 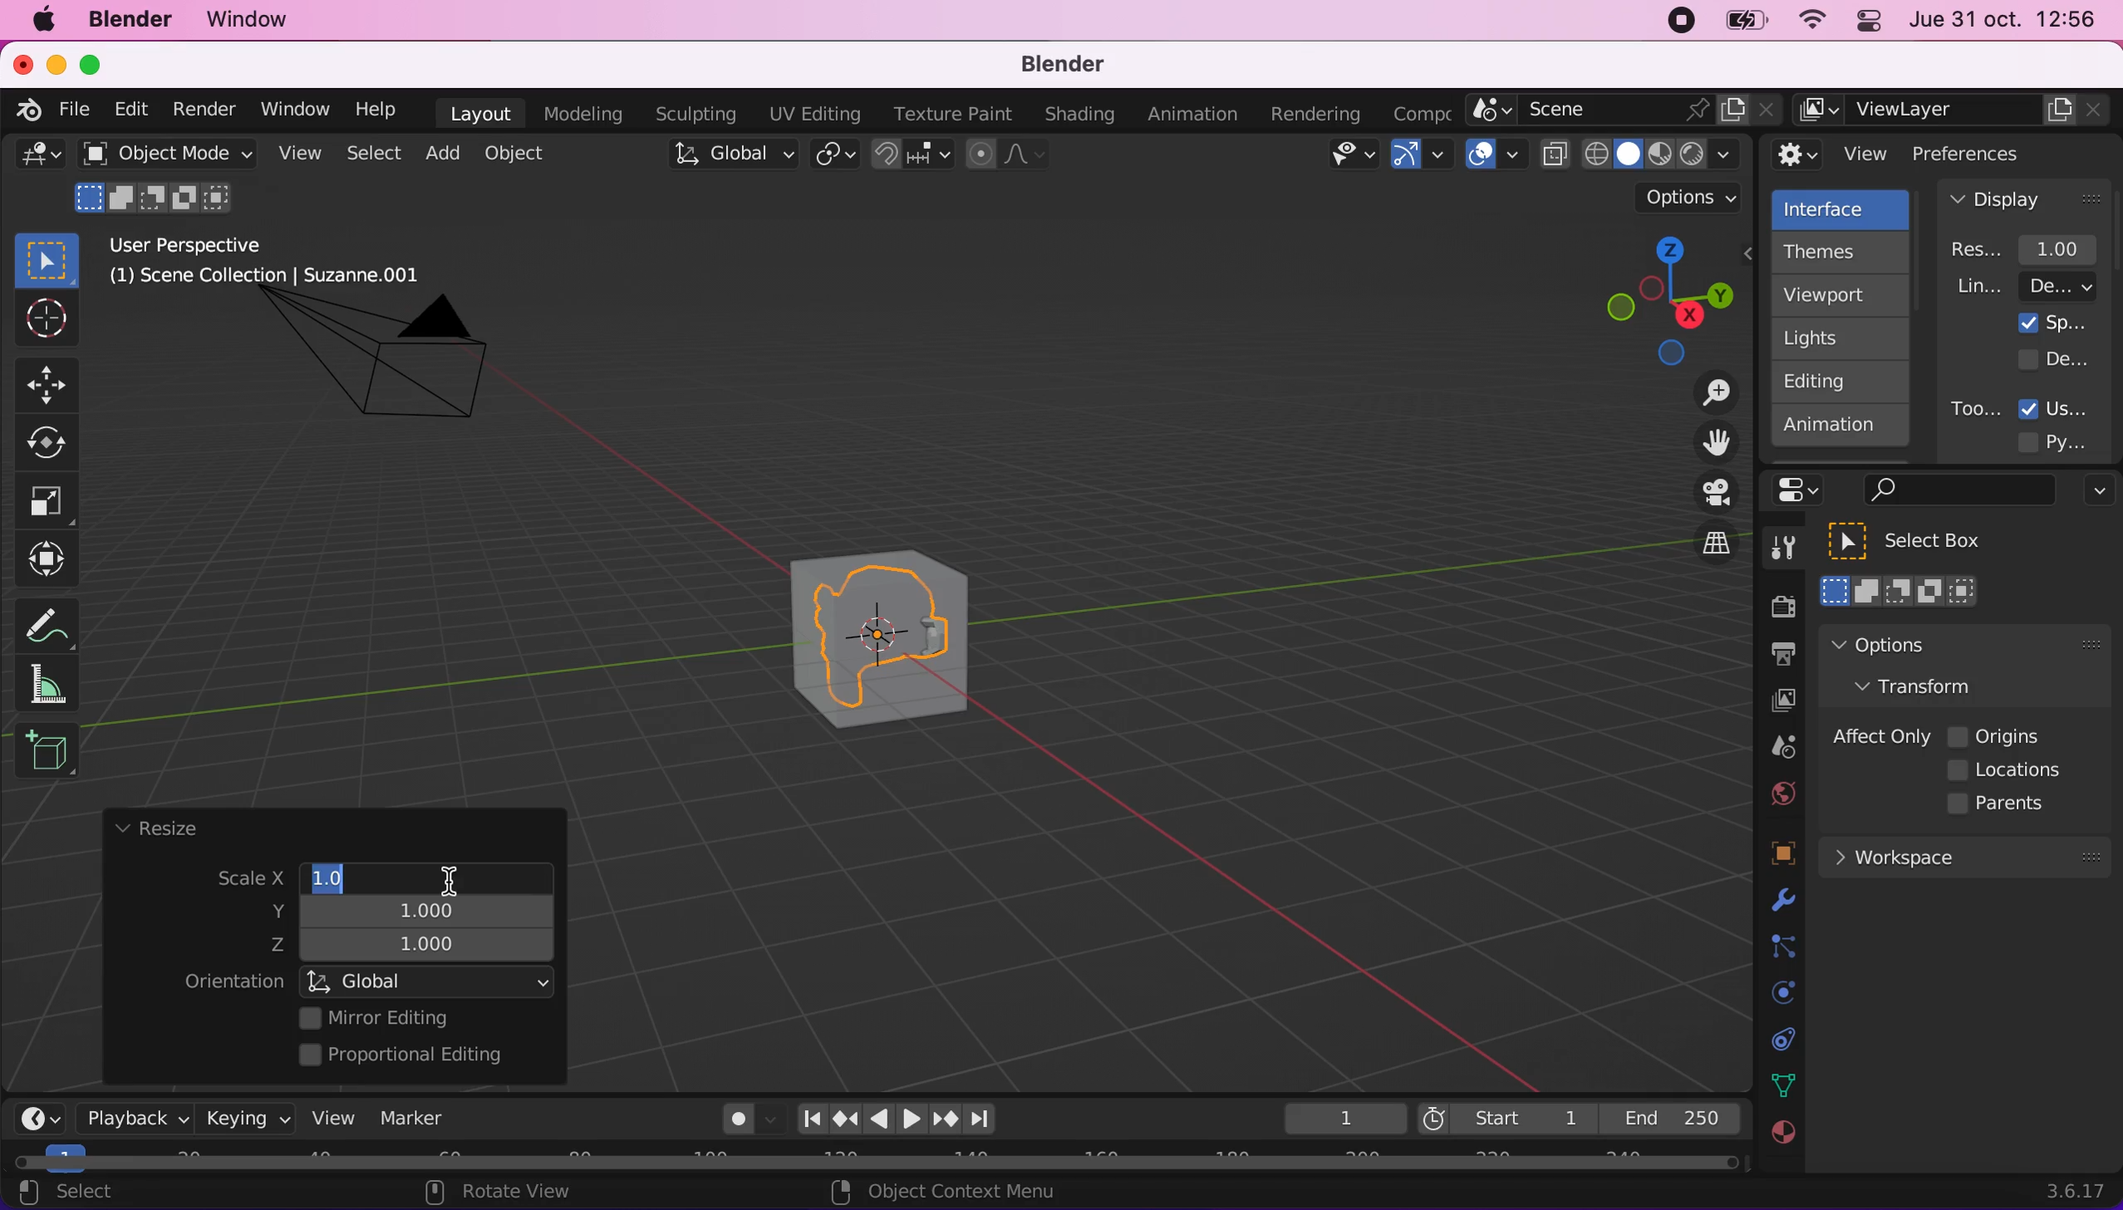 I want to click on output, so click(x=1774, y=657).